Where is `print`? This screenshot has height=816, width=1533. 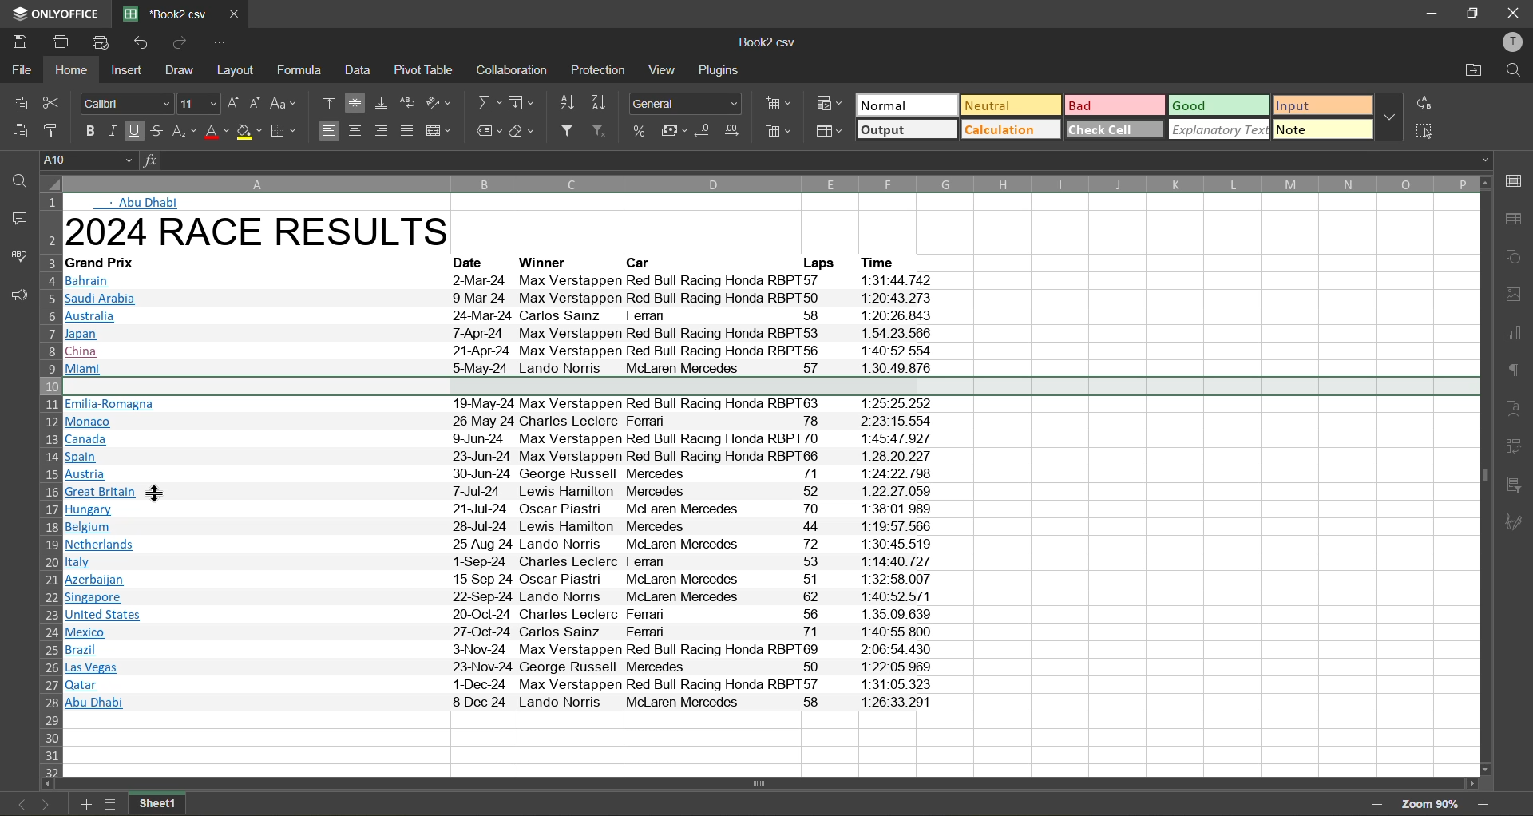
print is located at coordinates (61, 42).